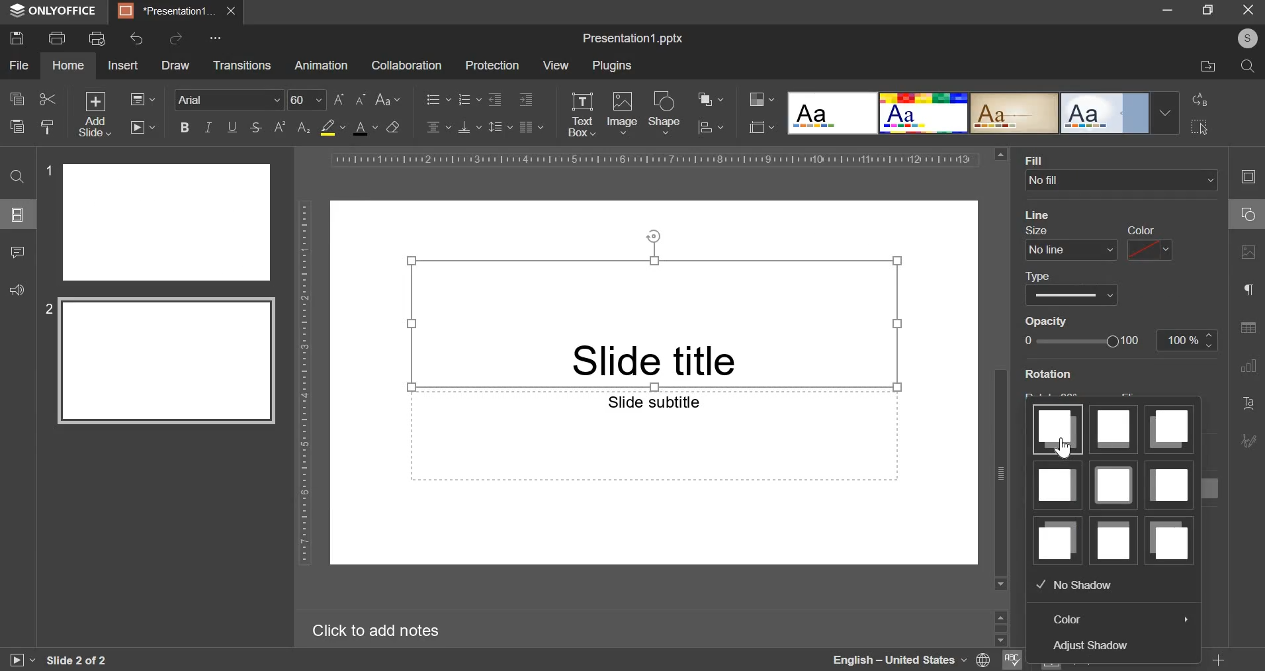  I want to click on text box, so click(581, 114).